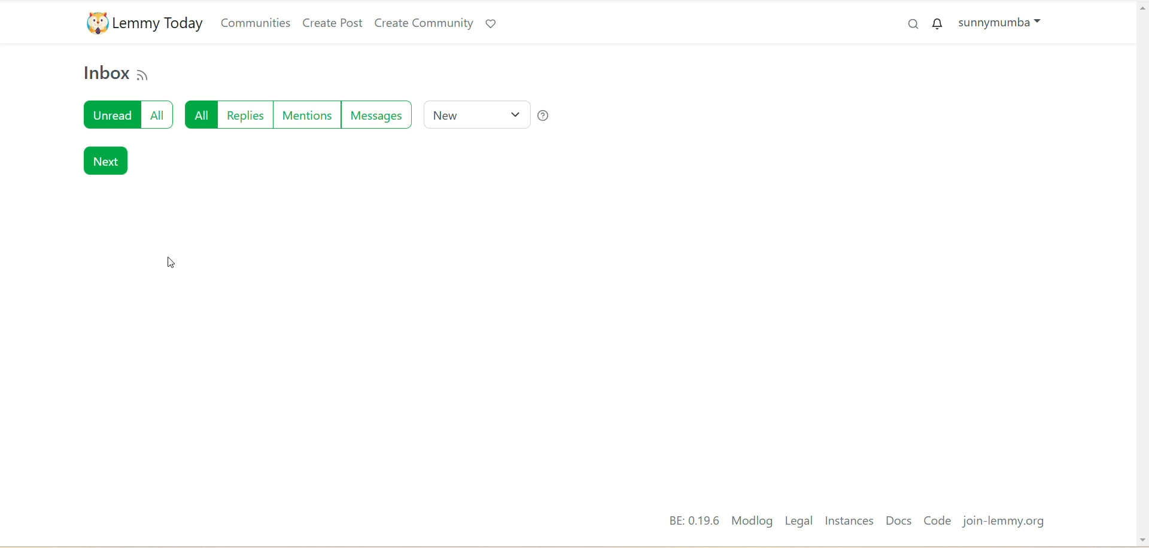  What do you see at coordinates (493, 23) in the screenshot?
I see `support lemmy` at bounding box center [493, 23].